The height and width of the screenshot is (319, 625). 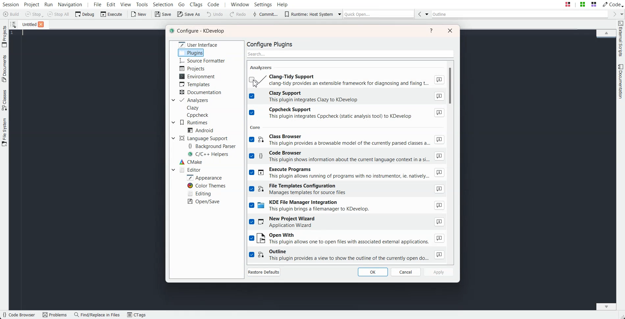 I want to click on Documents, so click(x=4, y=68).